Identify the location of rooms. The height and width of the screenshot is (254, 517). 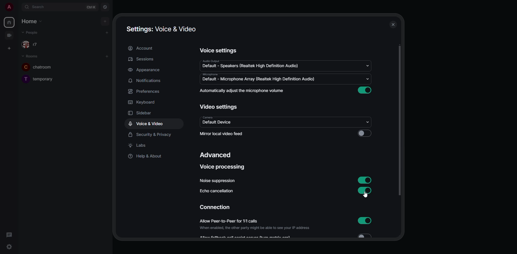
(31, 56).